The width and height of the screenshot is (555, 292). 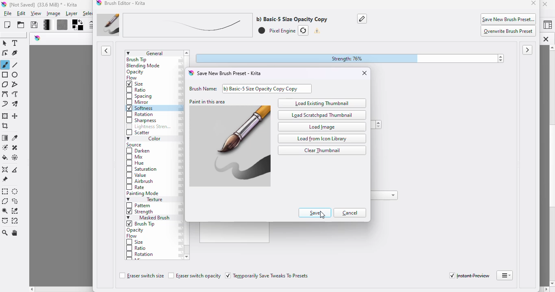 I want to click on toggle showing presets, so click(x=106, y=51).